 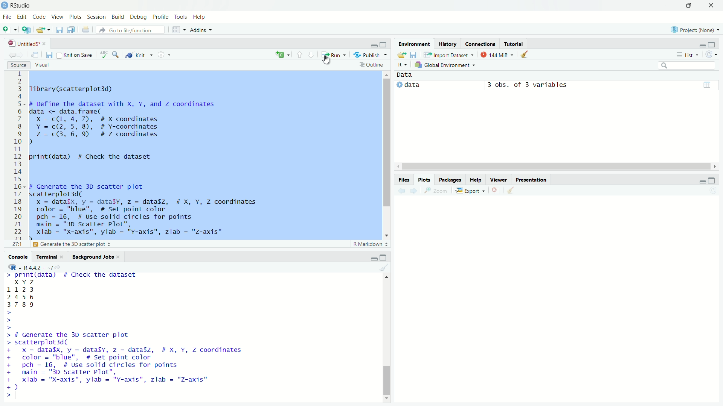 What do you see at coordinates (103, 55) in the screenshot?
I see `spell check` at bounding box center [103, 55].